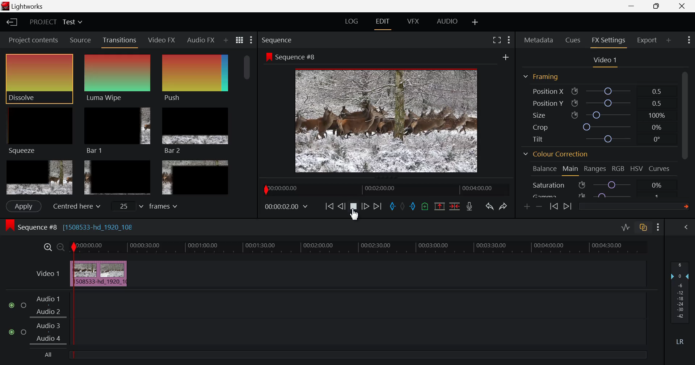 This screenshot has width=695, height=365. I want to click on Box 6, so click(195, 177).